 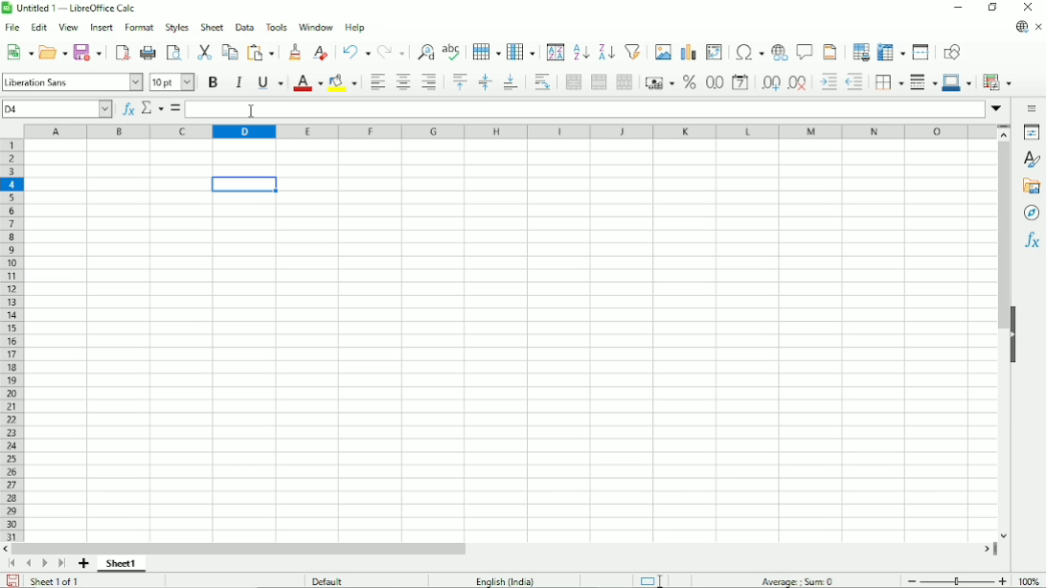 I want to click on Insert or edit pivot table, so click(x=714, y=53).